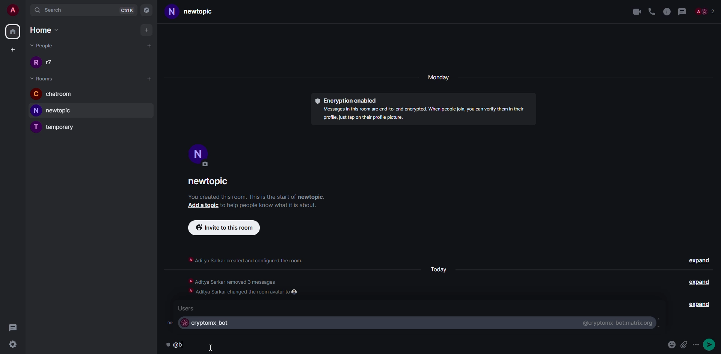  I want to click on encryption enabled, so click(345, 98).